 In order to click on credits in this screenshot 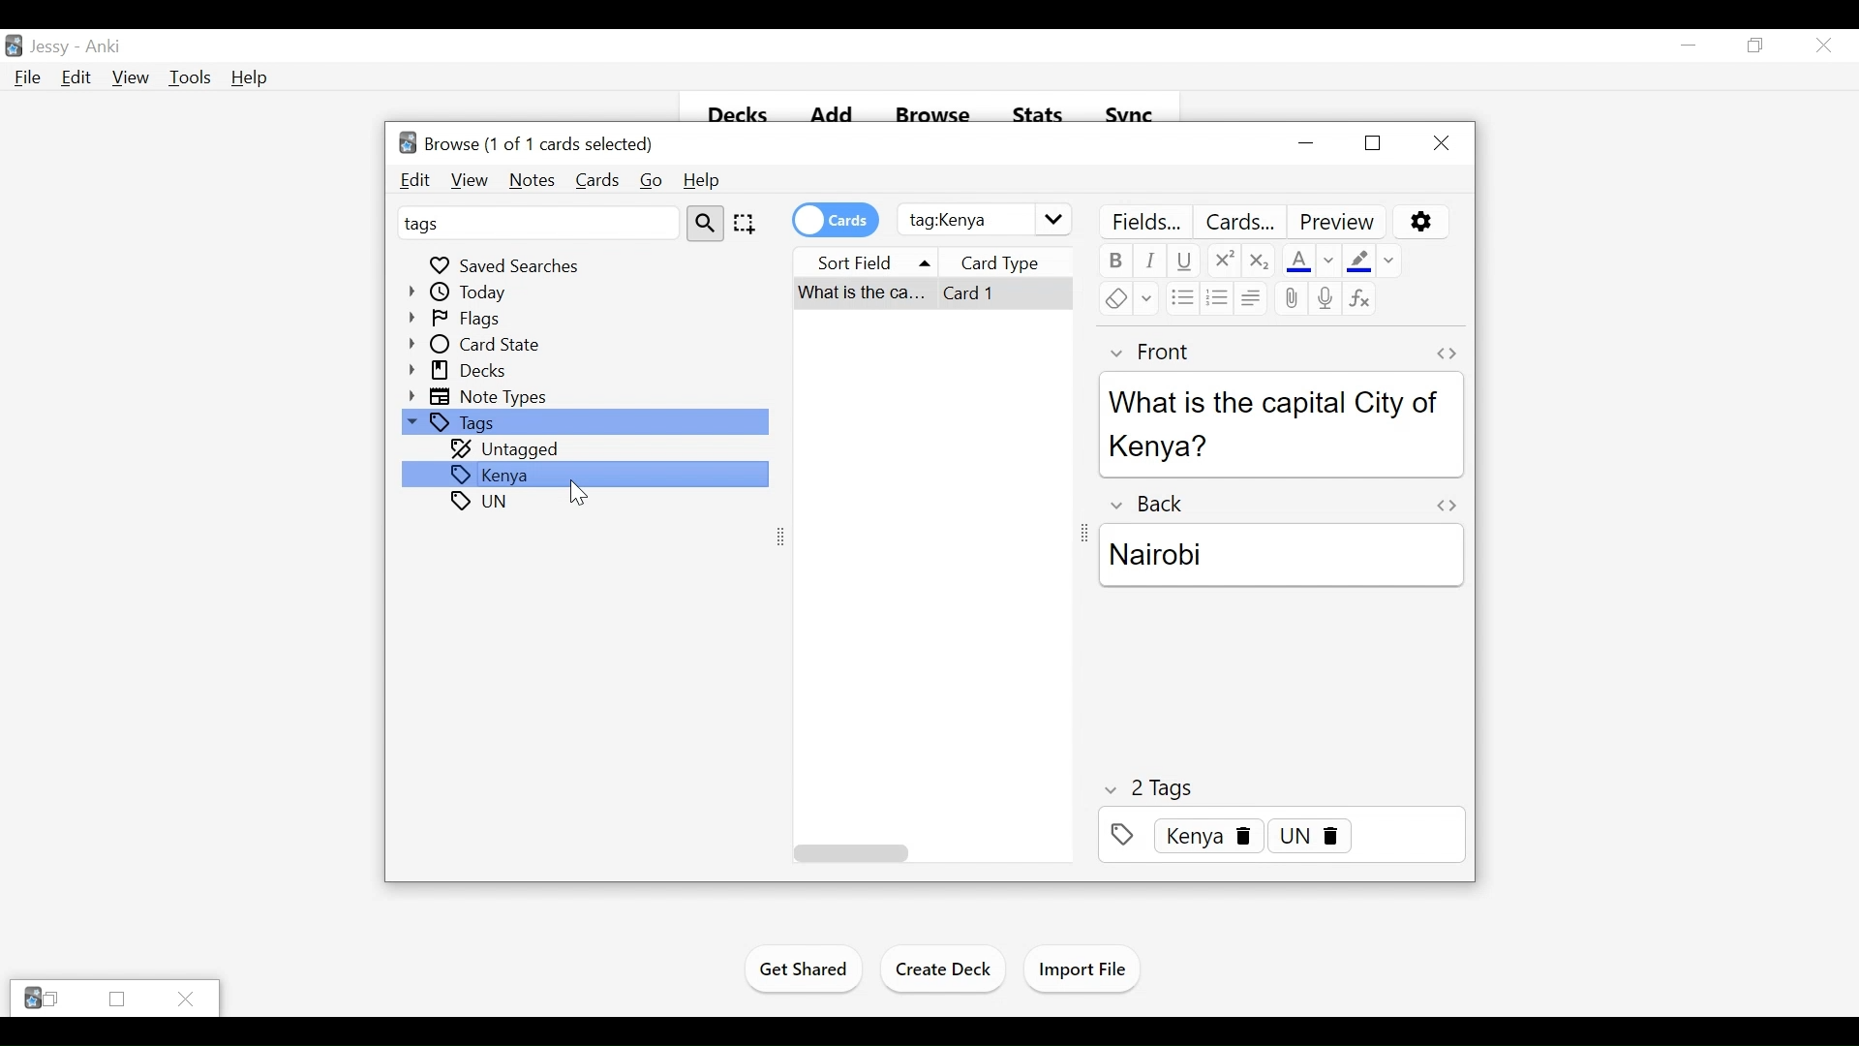, I will do `click(836, 219)`.